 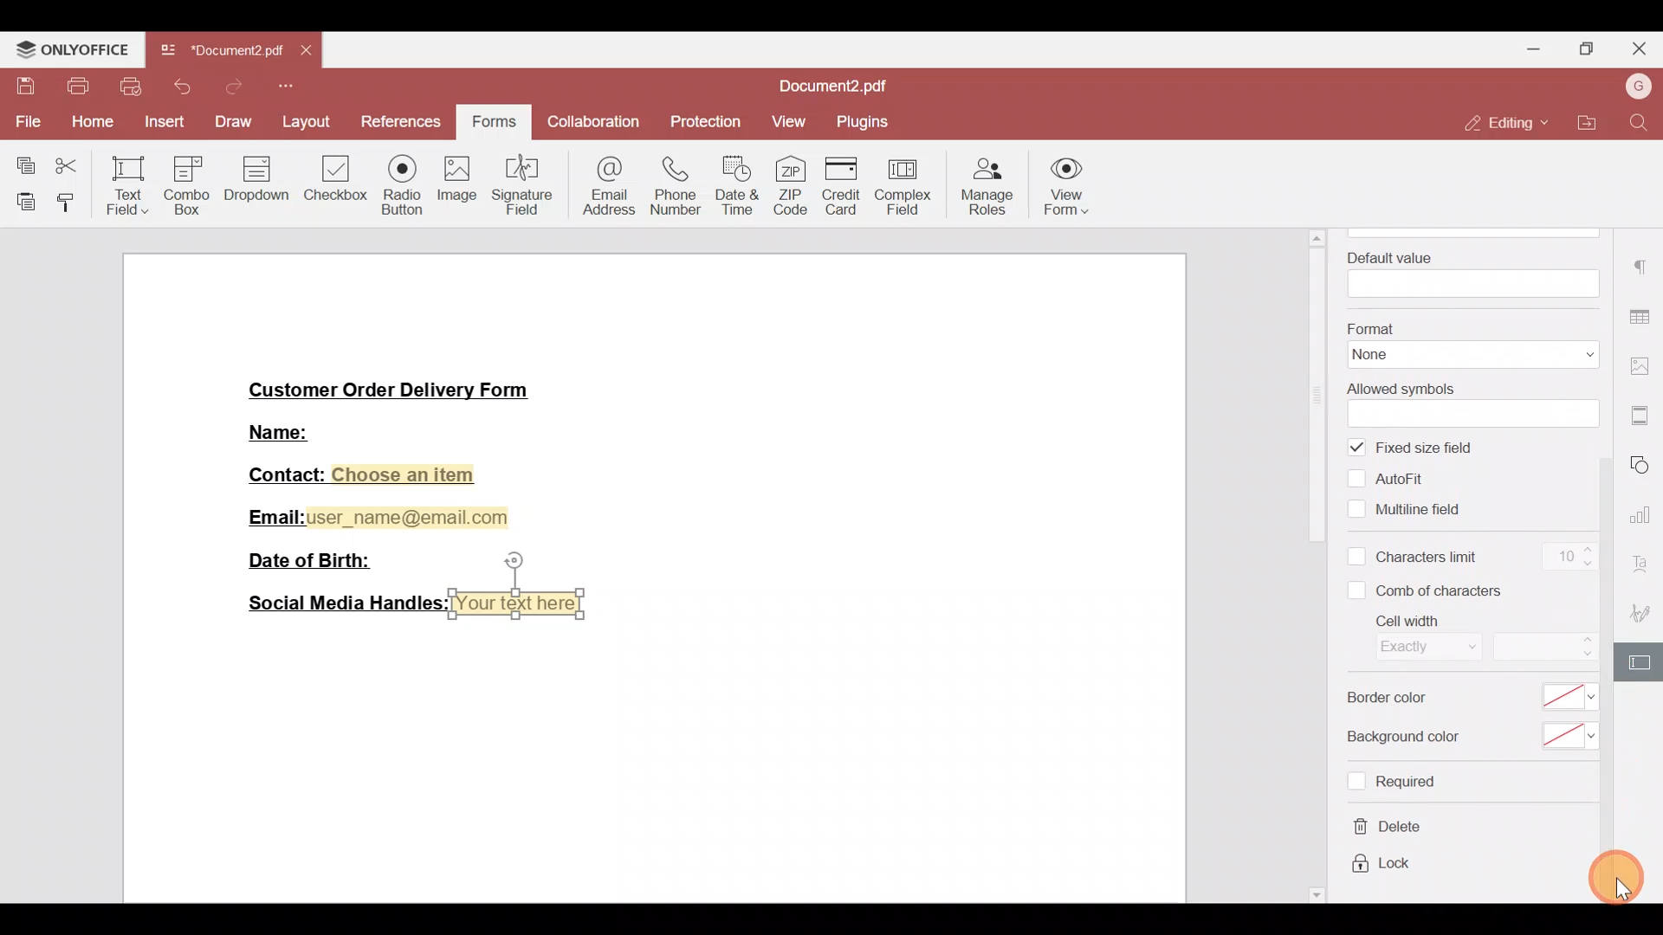 What do you see at coordinates (1503, 124) in the screenshot?
I see `Editing mode` at bounding box center [1503, 124].